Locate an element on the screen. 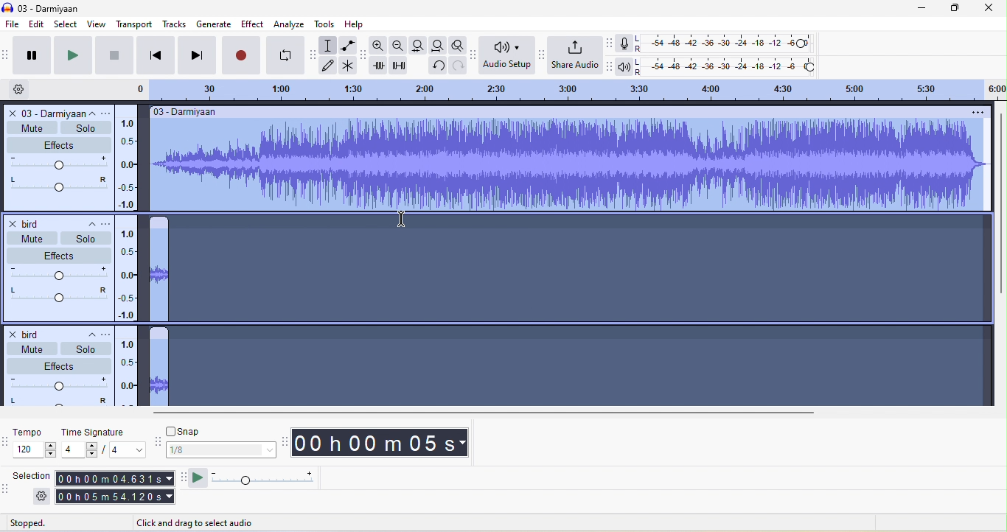 This screenshot has width=1007, height=532. volume is located at coordinates (56, 164).